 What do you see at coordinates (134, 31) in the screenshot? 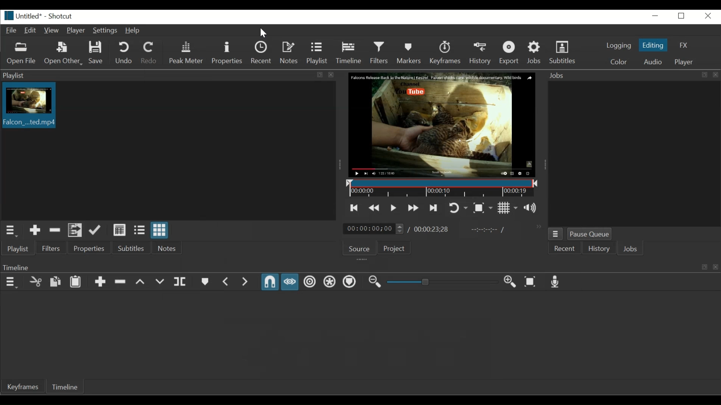
I see `Help` at bounding box center [134, 31].